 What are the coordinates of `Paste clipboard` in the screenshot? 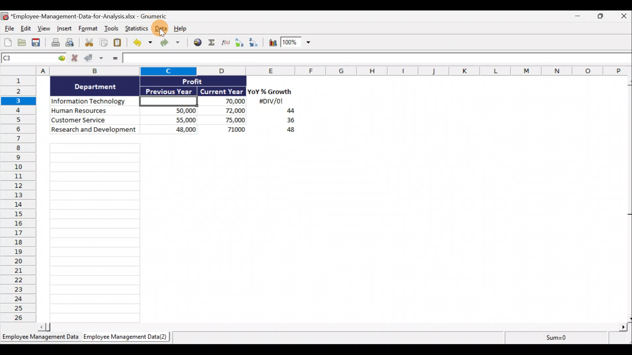 It's located at (119, 43).